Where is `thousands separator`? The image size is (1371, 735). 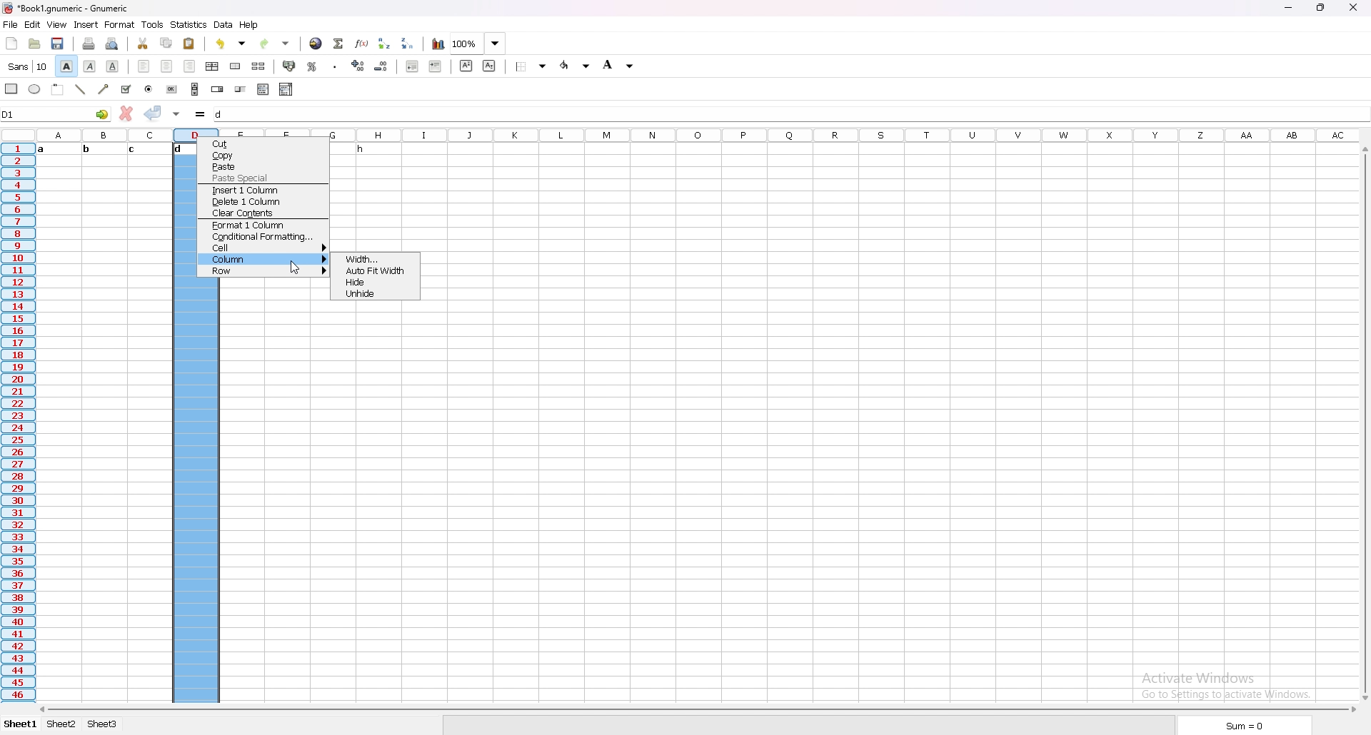 thousands separator is located at coordinates (336, 67).